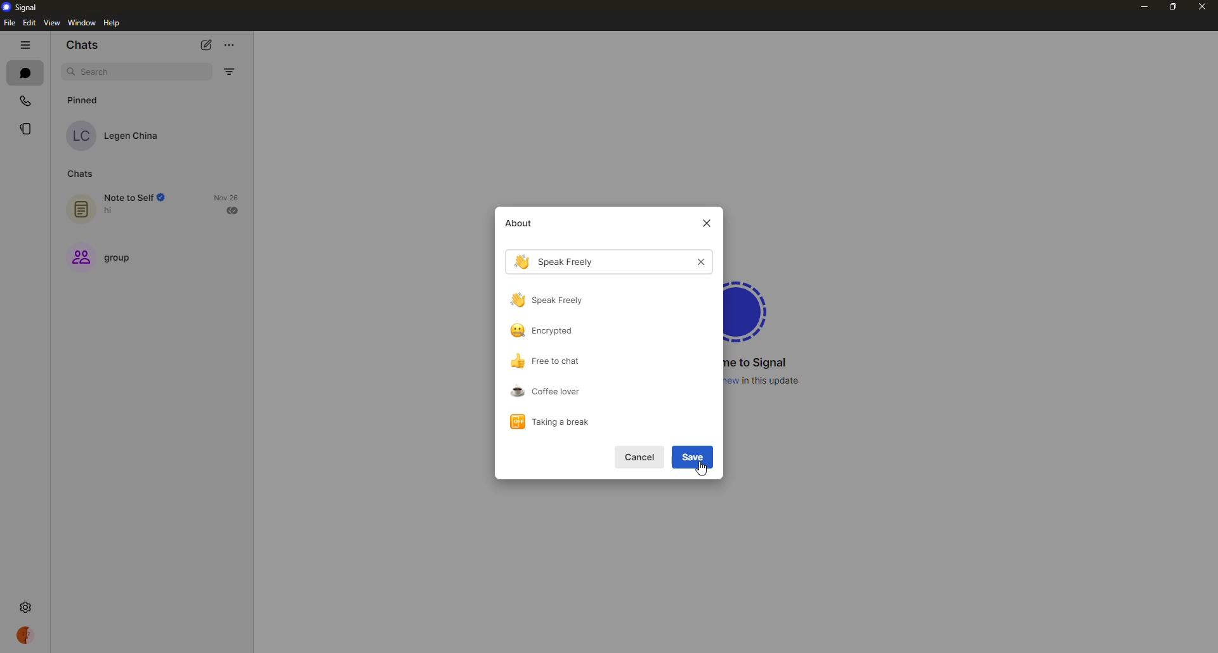 This screenshot has height=653, width=1218. What do you see at coordinates (209, 44) in the screenshot?
I see `new chat` at bounding box center [209, 44].